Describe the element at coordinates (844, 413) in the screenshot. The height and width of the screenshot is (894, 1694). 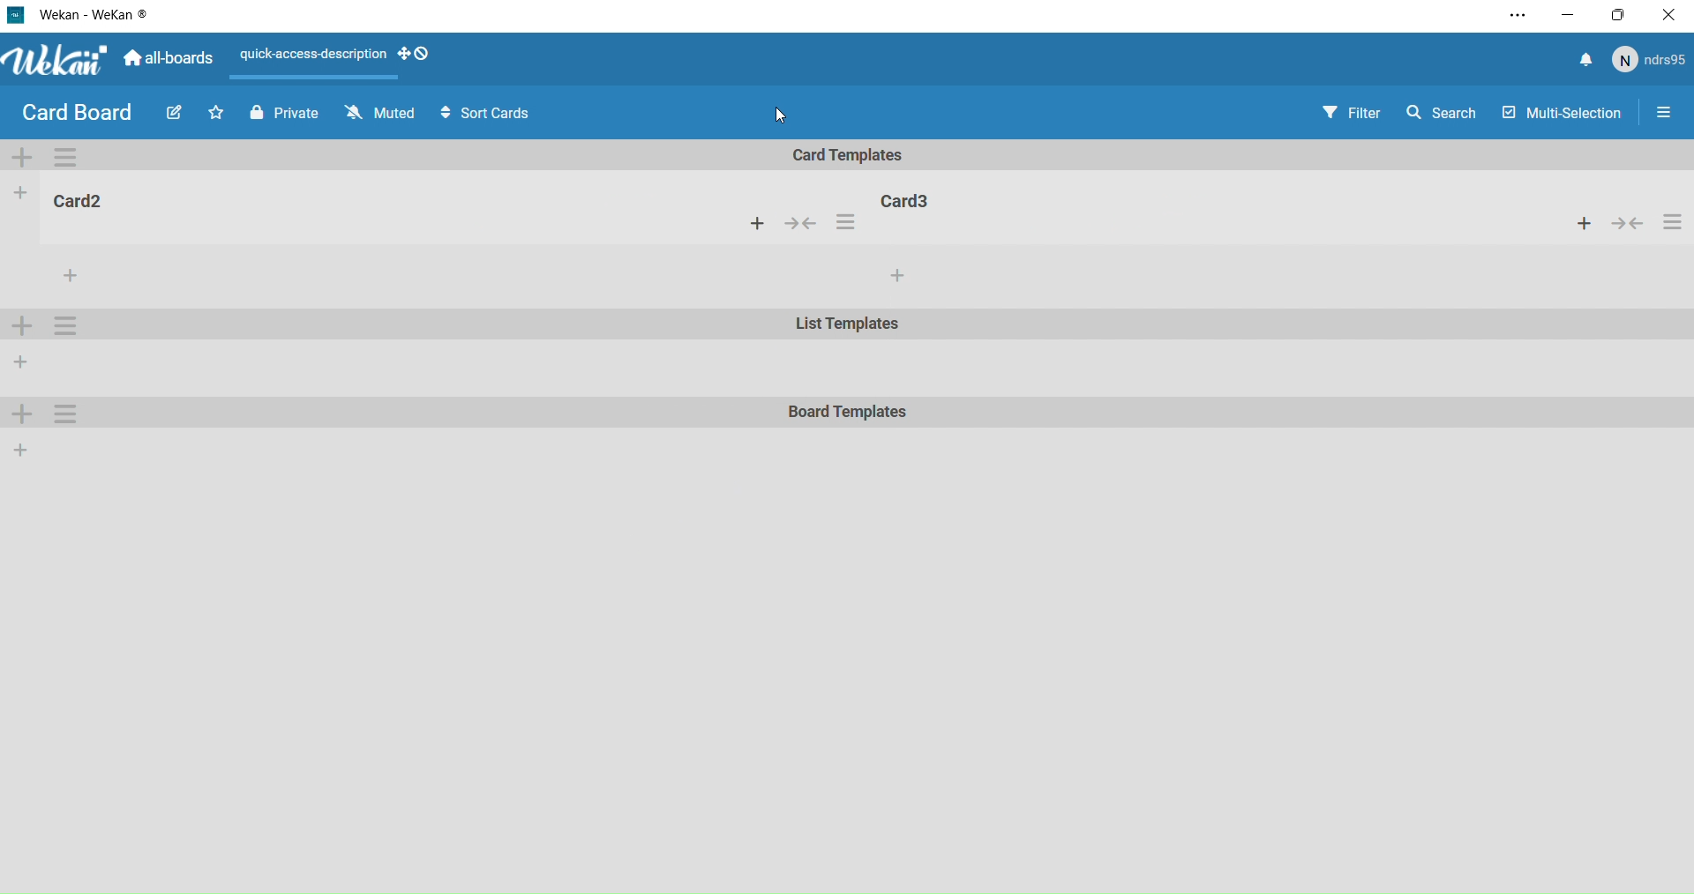
I see `Board Templates` at that location.